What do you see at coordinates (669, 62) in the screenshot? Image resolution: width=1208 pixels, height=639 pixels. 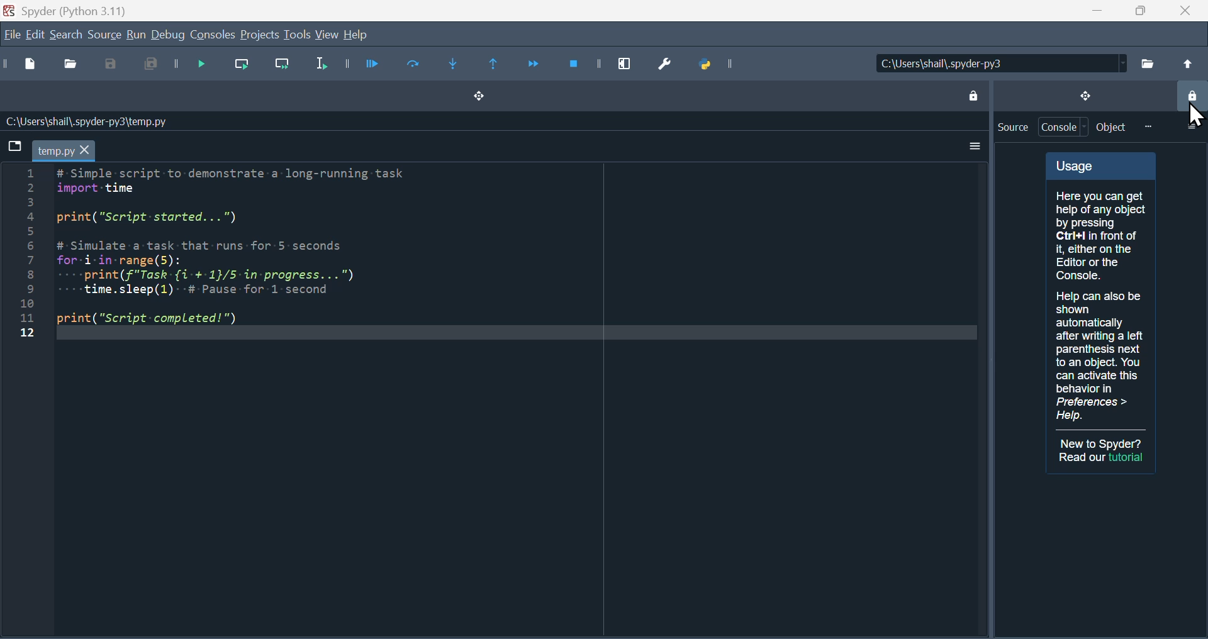 I see `Preferences` at bounding box center [669, 62].